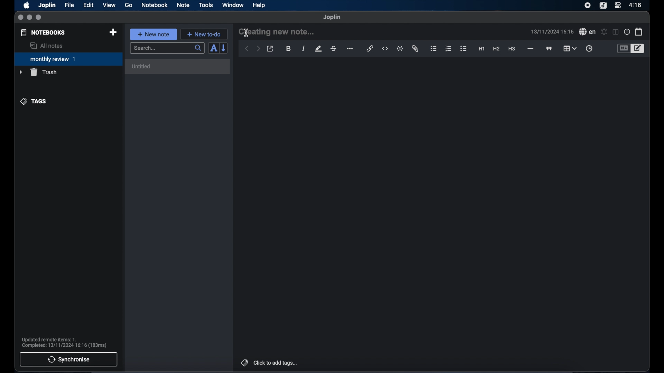 The width and height of the screenshot is (664, 373). I want to click on window, so click(233, 5).